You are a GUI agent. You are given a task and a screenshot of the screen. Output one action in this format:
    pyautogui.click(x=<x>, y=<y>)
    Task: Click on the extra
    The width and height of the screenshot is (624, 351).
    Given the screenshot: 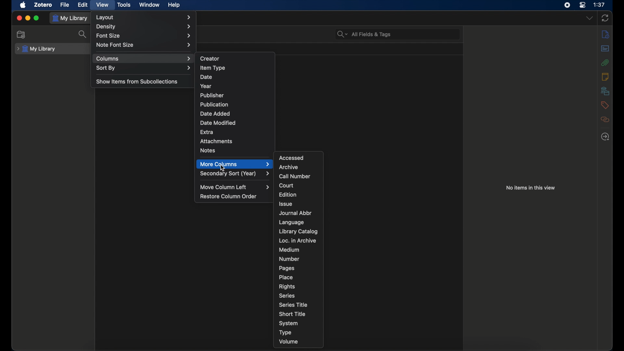 What is the action you would take?
    pyautogui.click(x=207, y=132)
    